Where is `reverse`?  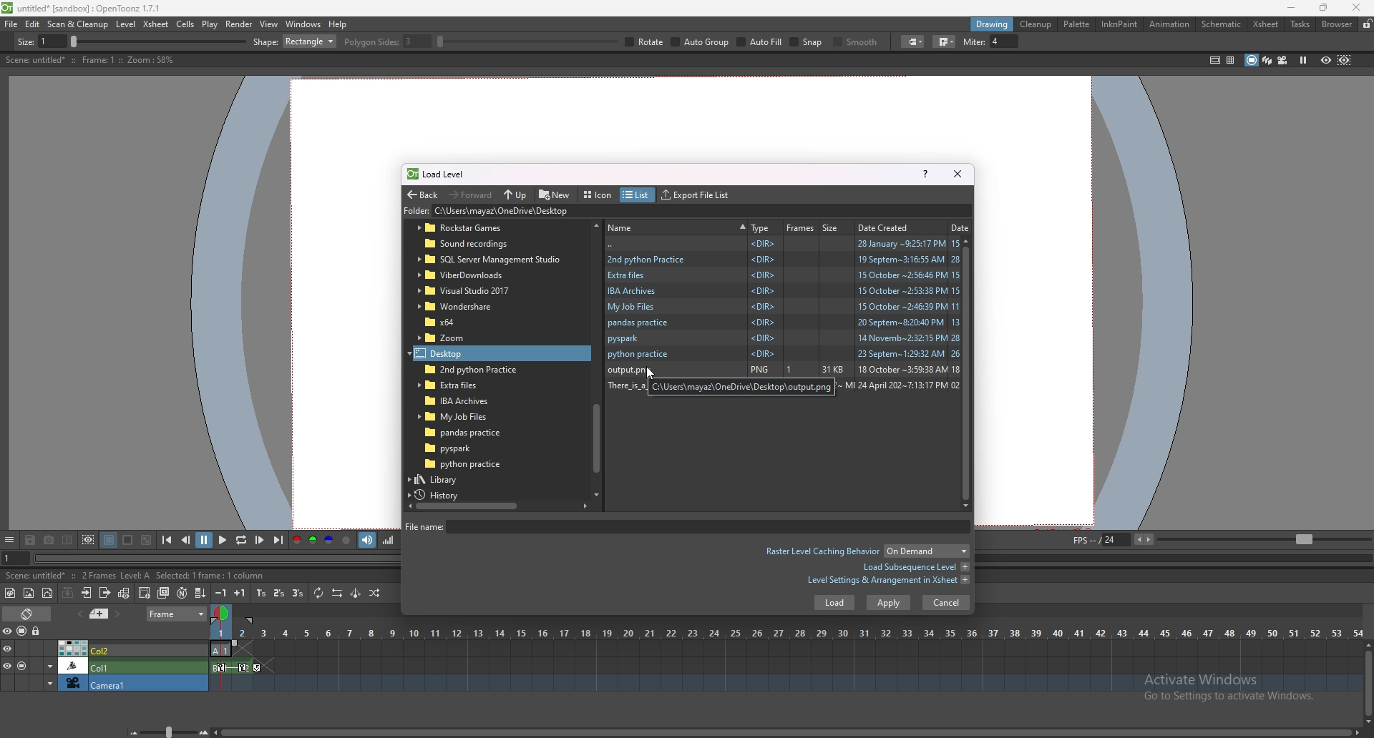
reverse is located at coordinates (337, 593).